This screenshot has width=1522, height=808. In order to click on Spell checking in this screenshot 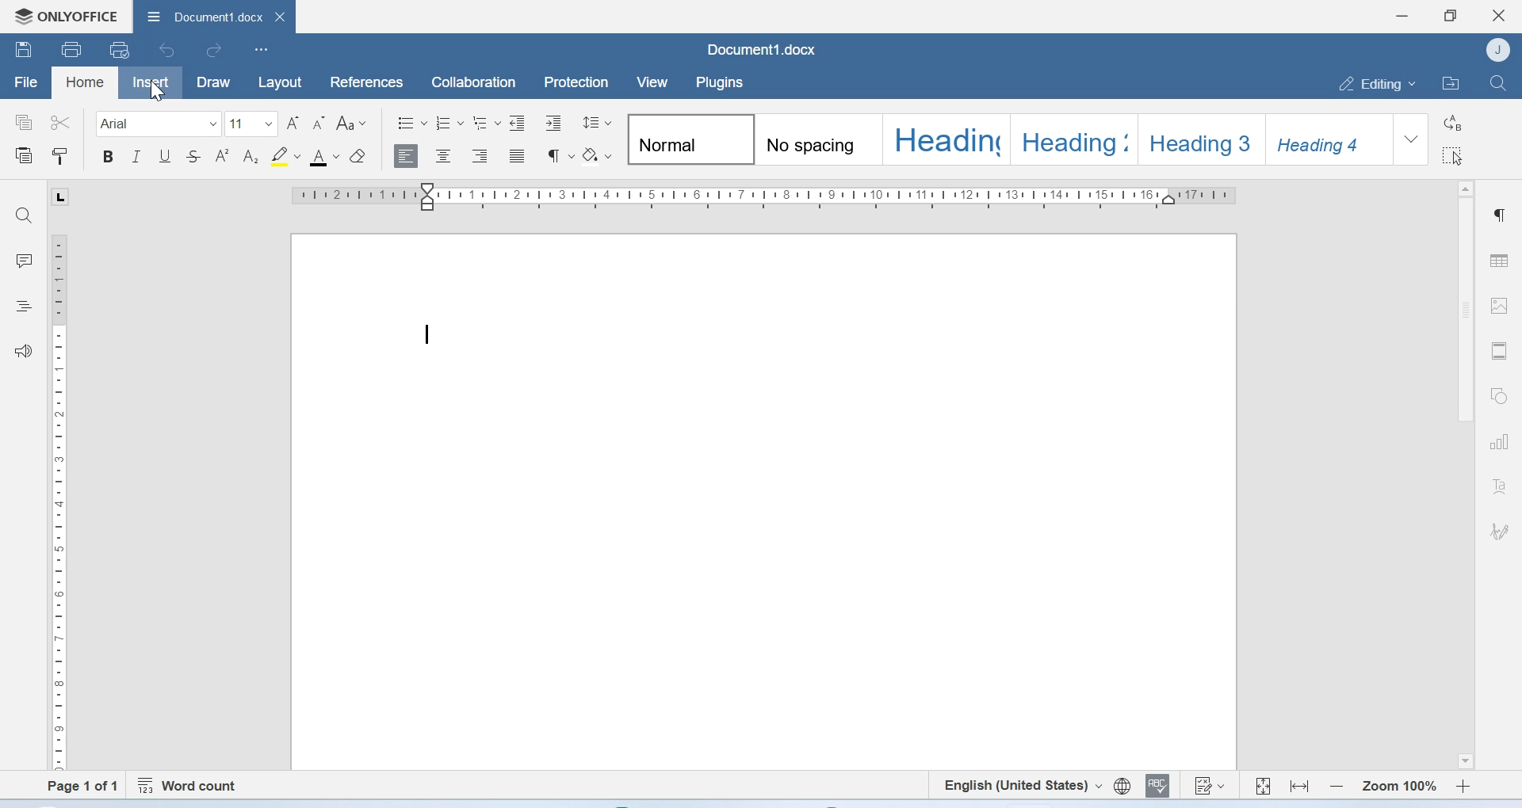, I will do `click(1160, 787)`.